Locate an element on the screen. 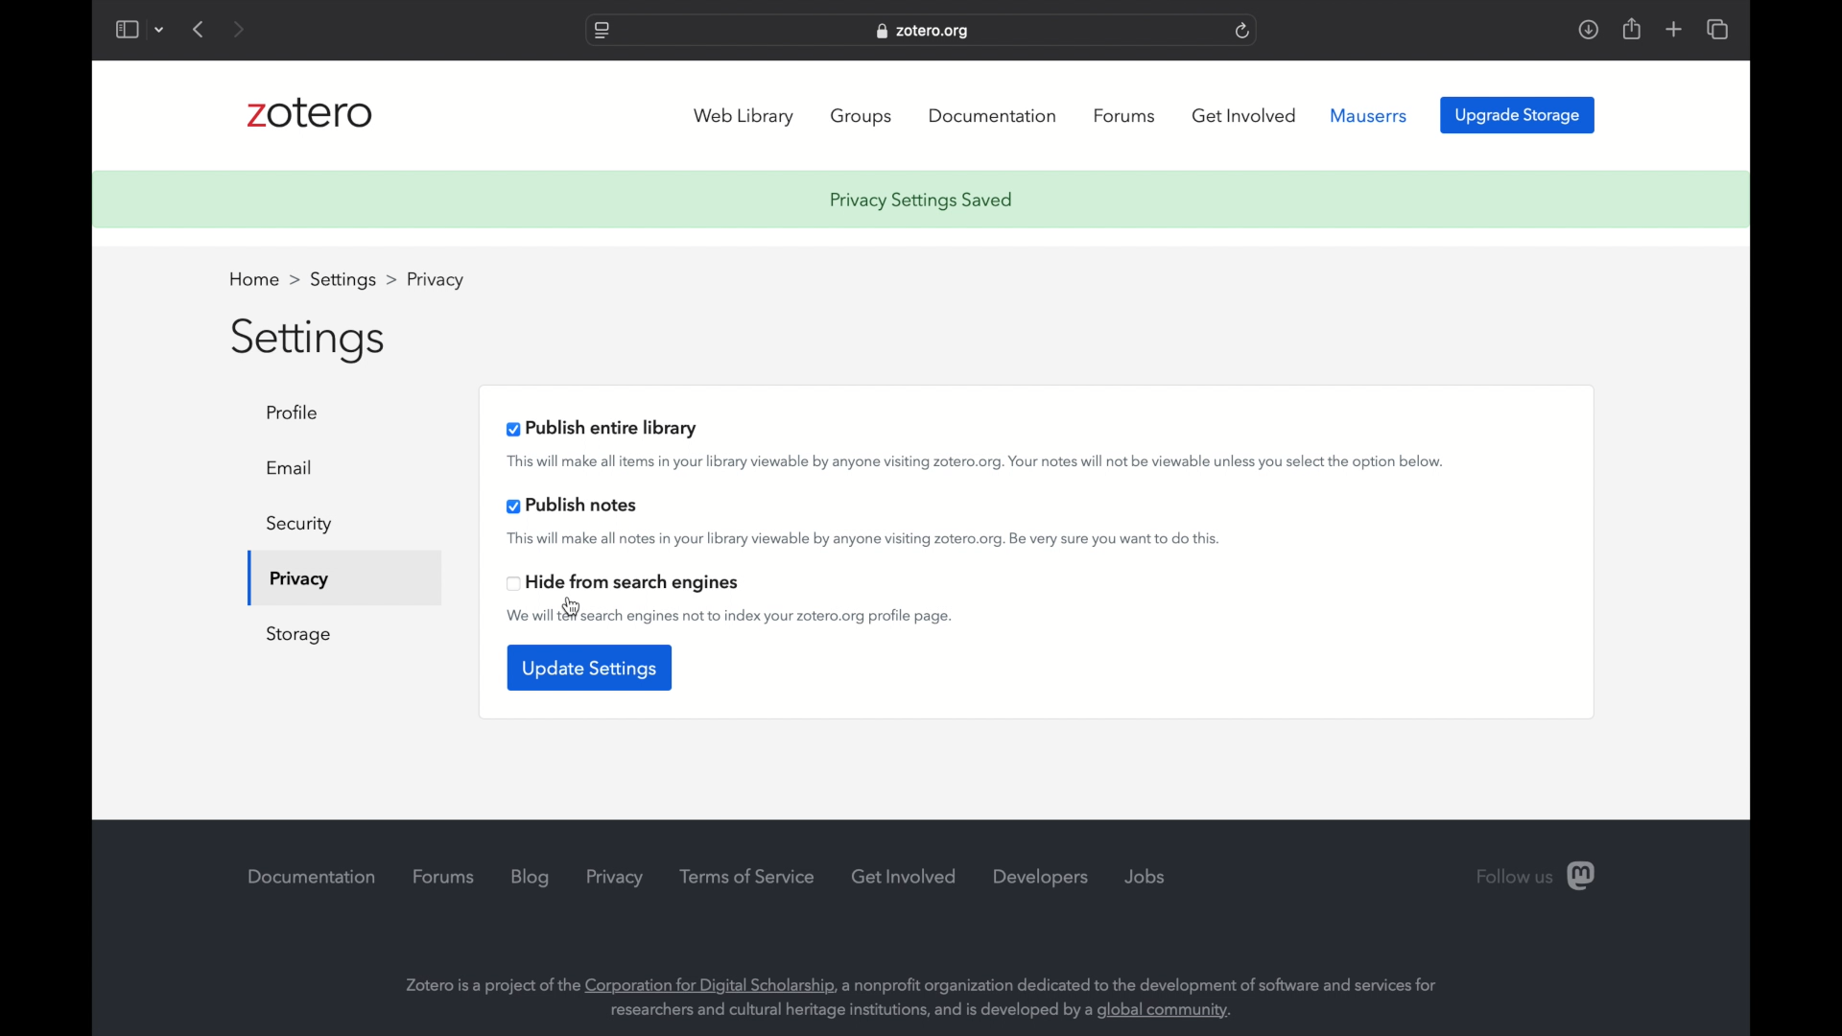  profile is located at coordinates (444, 275).